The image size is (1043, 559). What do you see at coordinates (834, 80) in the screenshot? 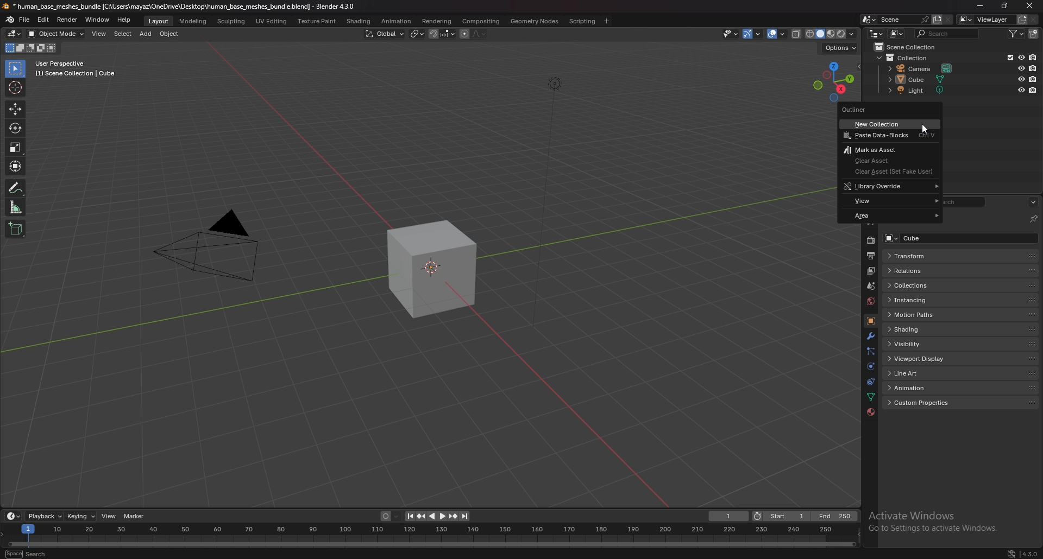
I see `use a preset viewport` at bounding box center [834, 80].